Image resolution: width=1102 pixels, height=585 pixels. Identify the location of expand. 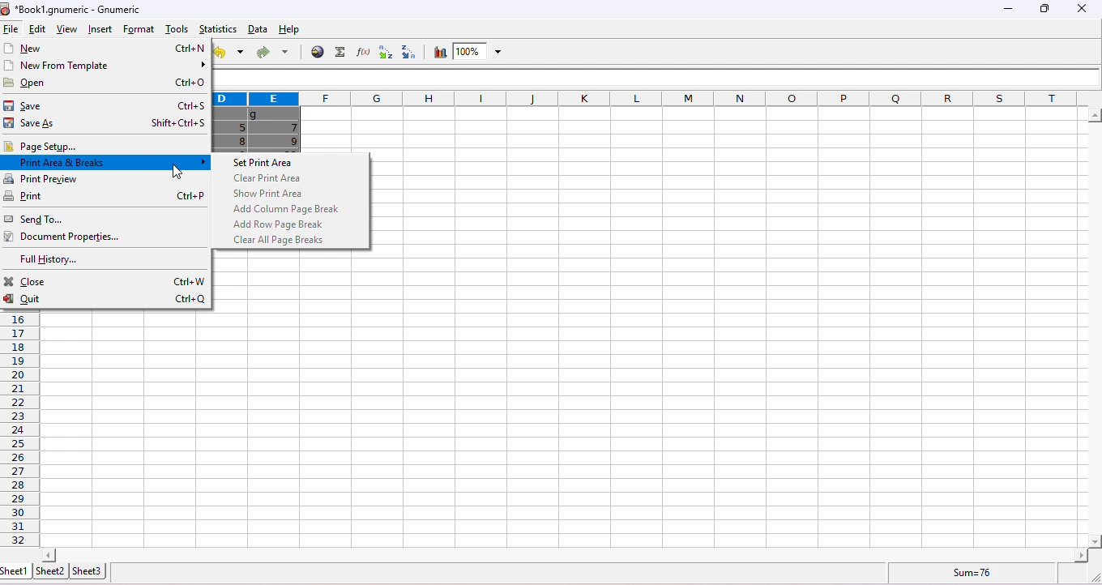
(1090, 576).